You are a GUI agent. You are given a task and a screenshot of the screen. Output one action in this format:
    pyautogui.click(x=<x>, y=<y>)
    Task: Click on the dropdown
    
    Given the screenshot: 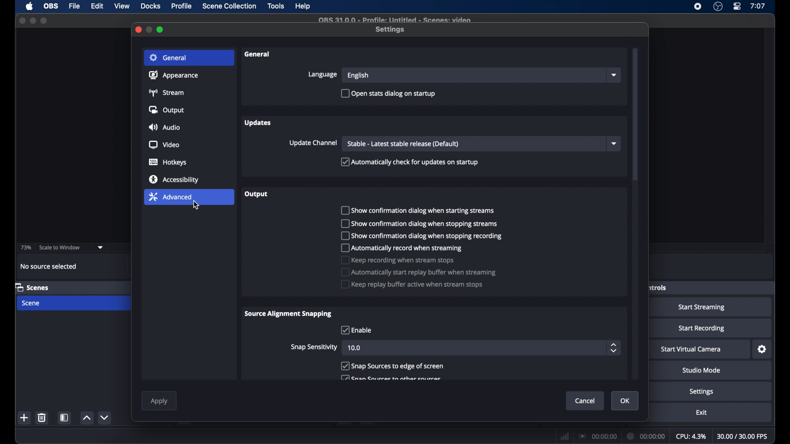 What is the action you would take?
    pyautogui.click(x=614, y=75)
    